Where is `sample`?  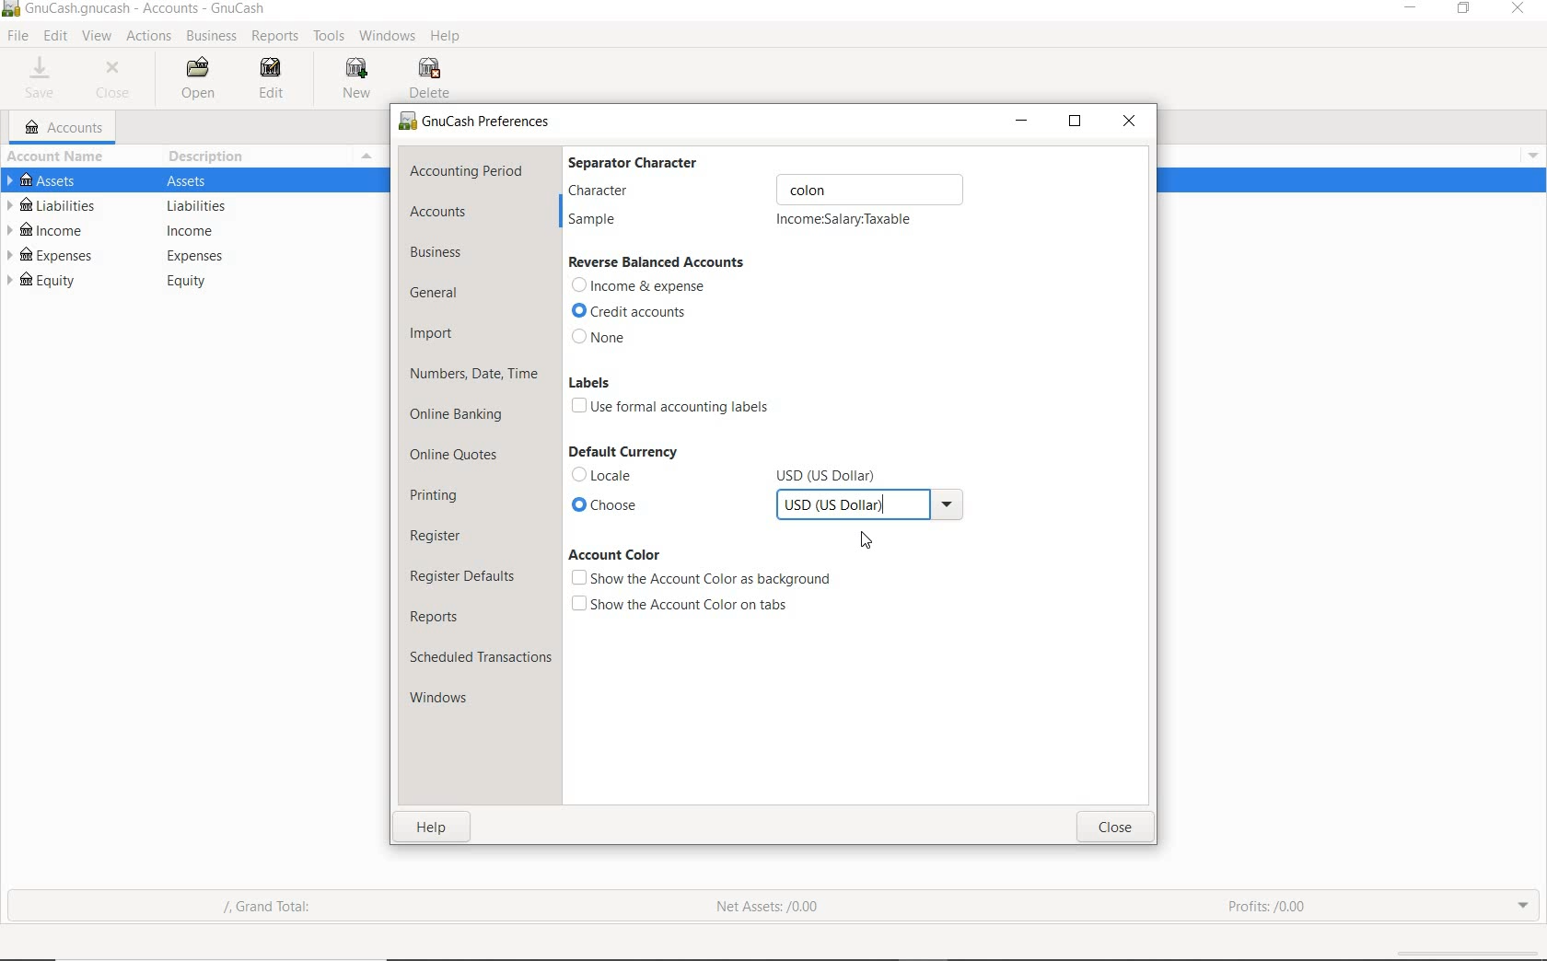
sample is located at coordinates (599, 221).